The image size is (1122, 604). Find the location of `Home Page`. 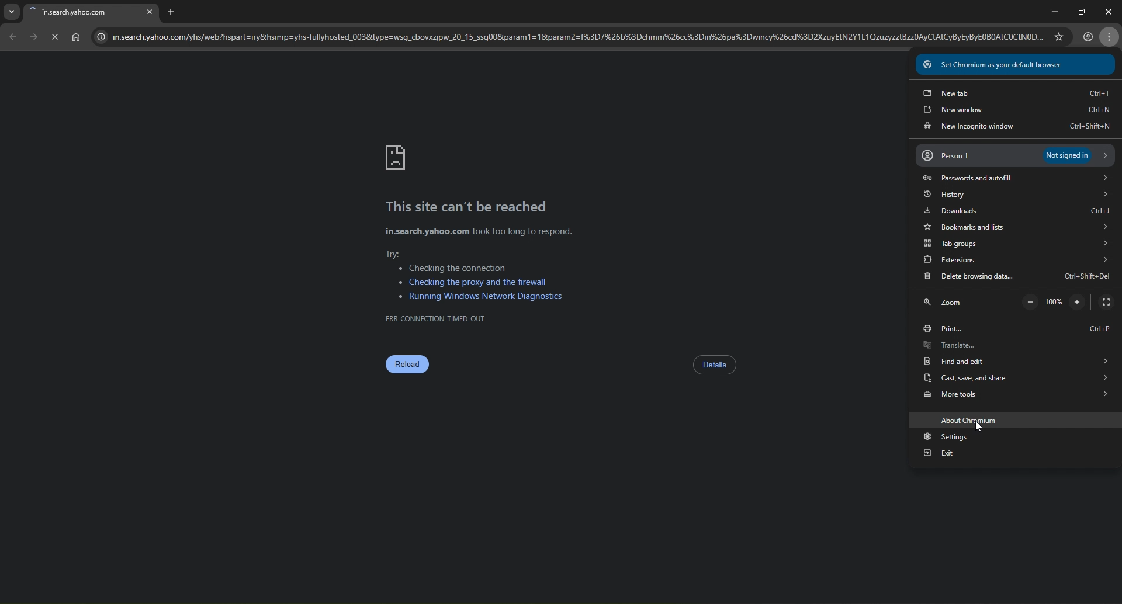

Home Page is located at coordinates (76, 37).